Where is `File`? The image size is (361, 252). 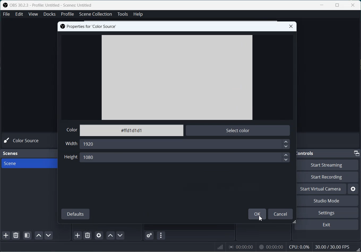
File is located at coordinates (6, 14).